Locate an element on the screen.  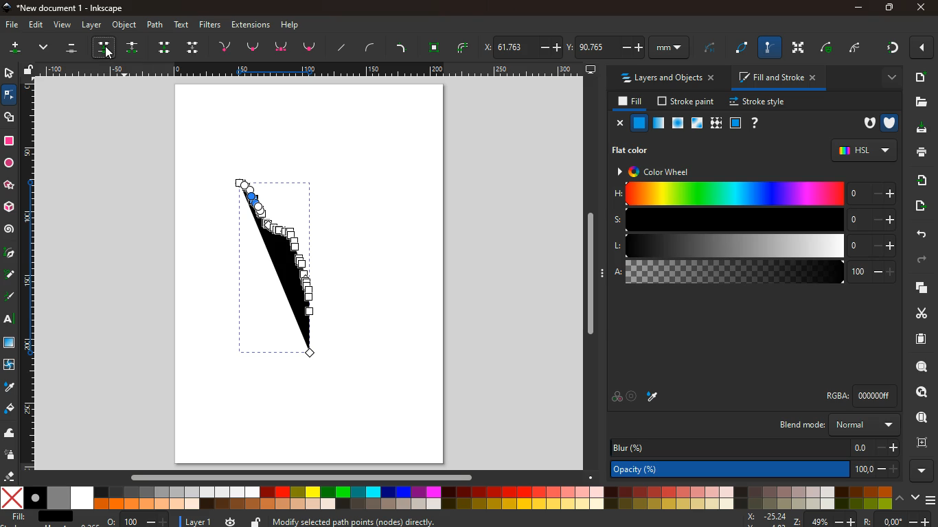
print is located at coordinates (921, 153).